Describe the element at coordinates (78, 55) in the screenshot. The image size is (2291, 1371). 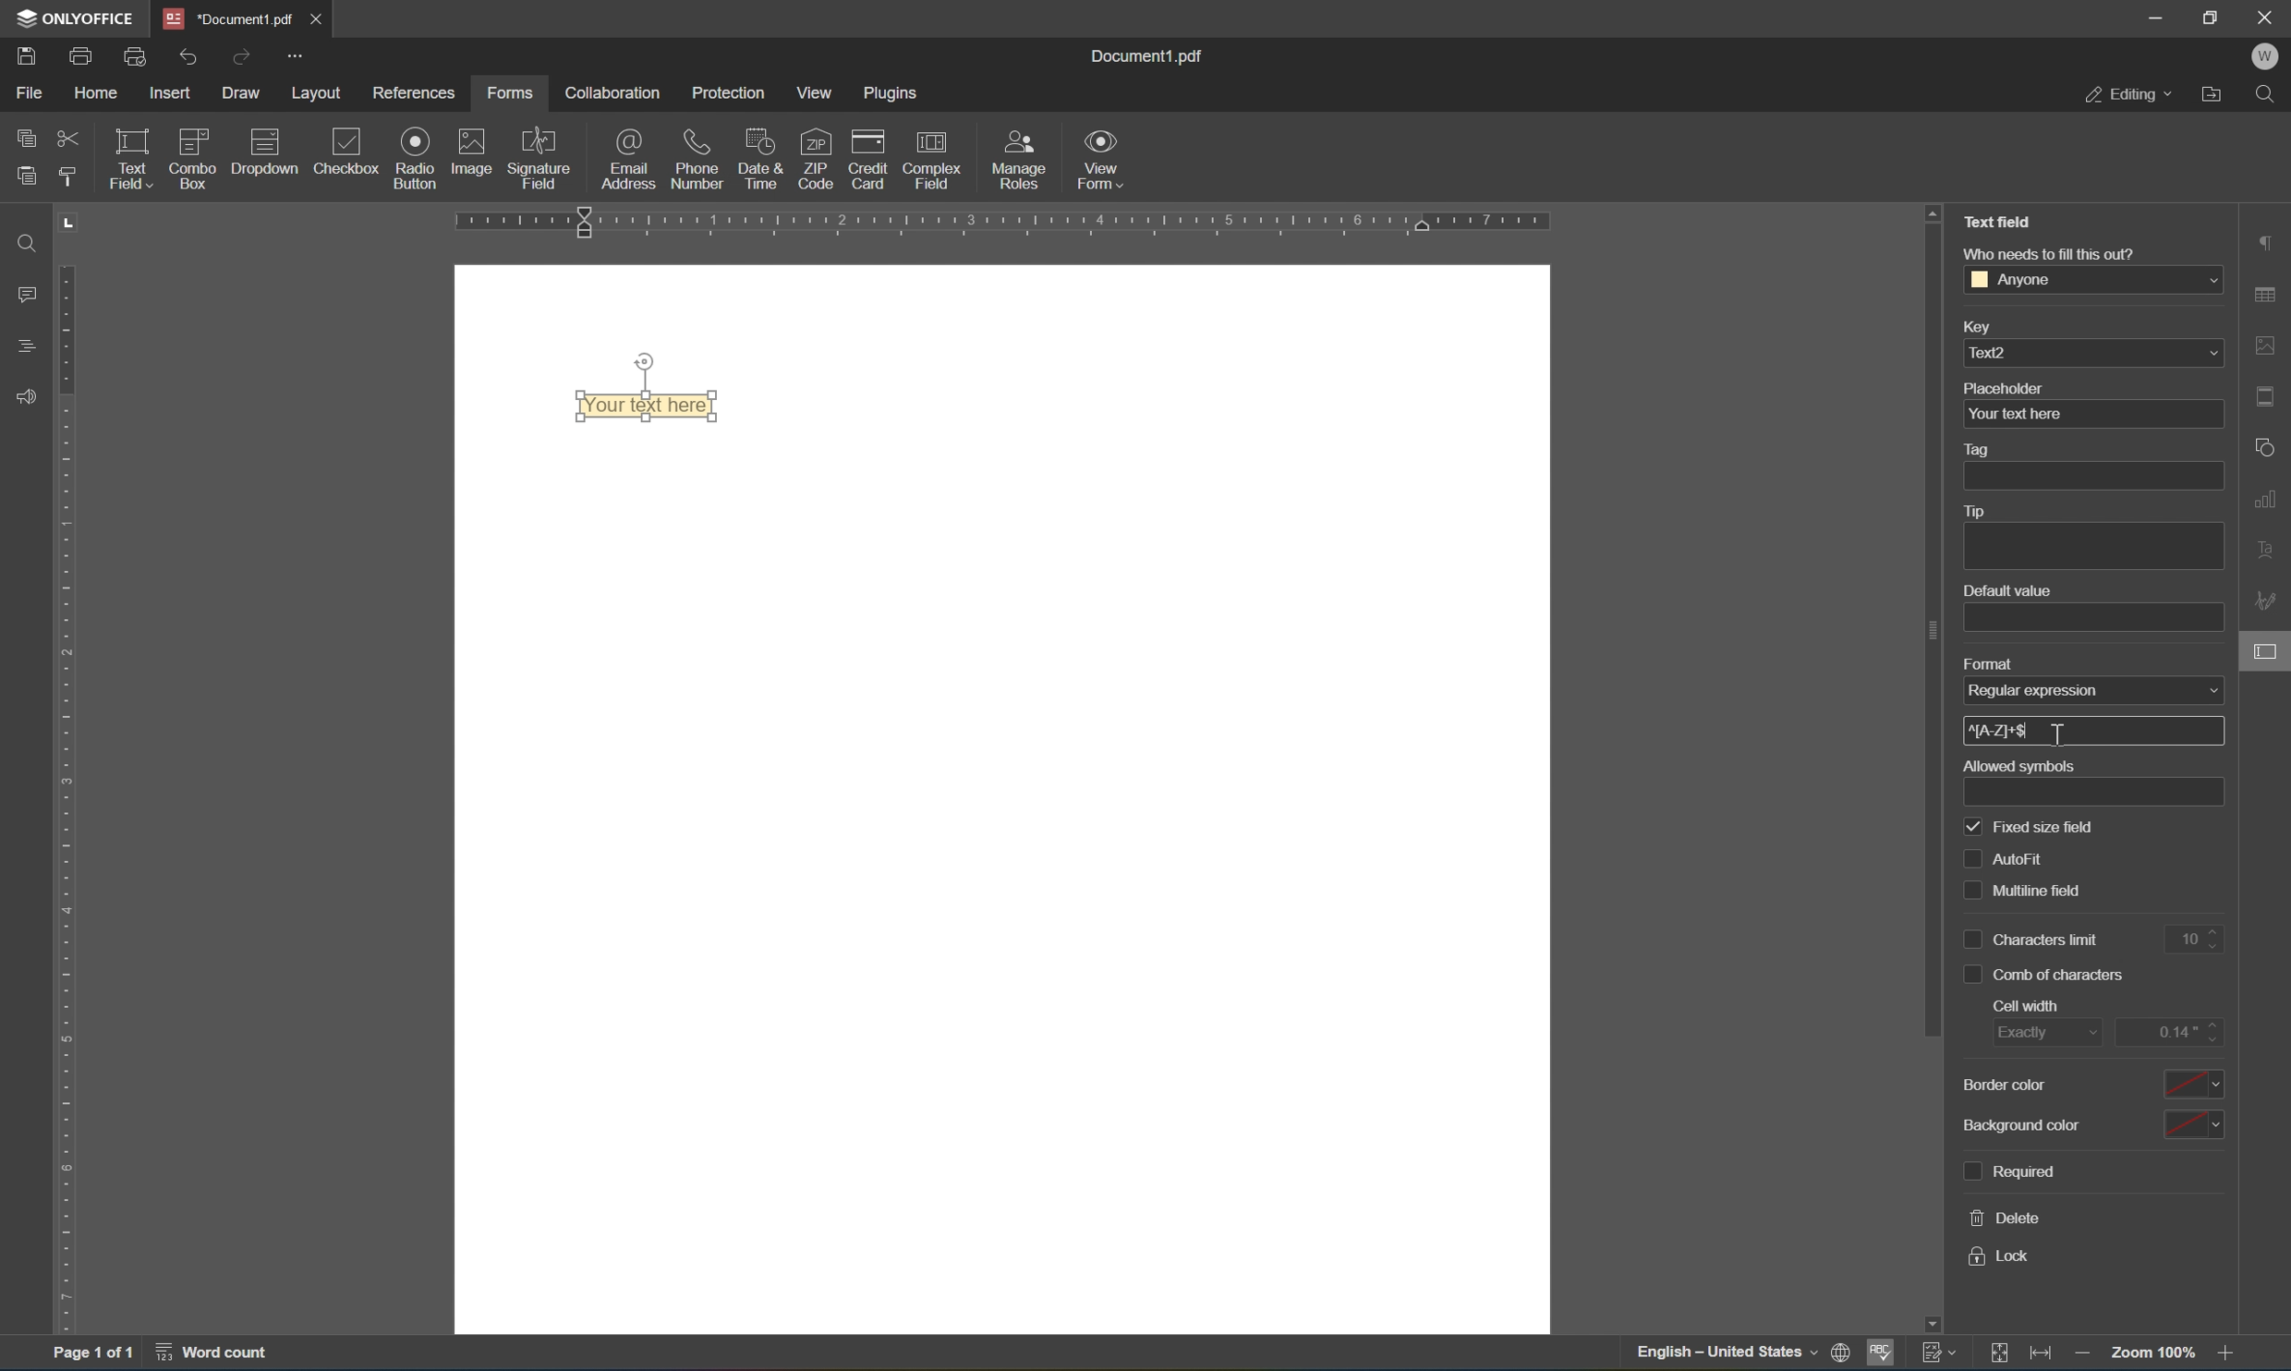
I see `print` at that location.